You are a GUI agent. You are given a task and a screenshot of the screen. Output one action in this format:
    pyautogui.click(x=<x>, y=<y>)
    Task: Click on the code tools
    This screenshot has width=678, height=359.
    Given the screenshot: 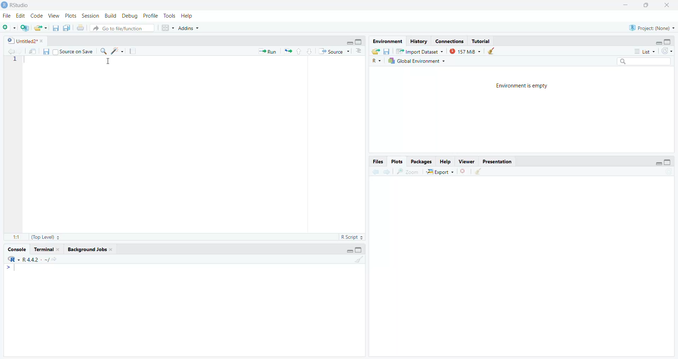 What is the action you would take?
    pyautogui.click(x=117, y=51)
    